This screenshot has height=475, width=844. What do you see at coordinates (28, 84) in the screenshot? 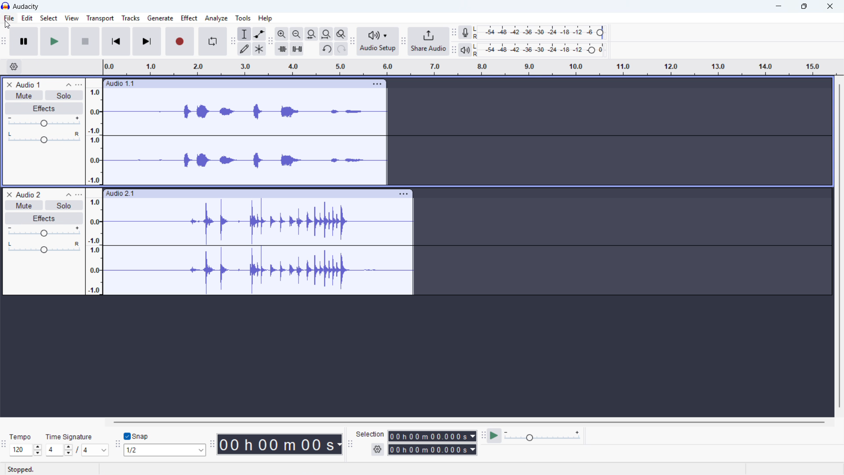
I see `Audio 1` at bounding box center [28, 84].